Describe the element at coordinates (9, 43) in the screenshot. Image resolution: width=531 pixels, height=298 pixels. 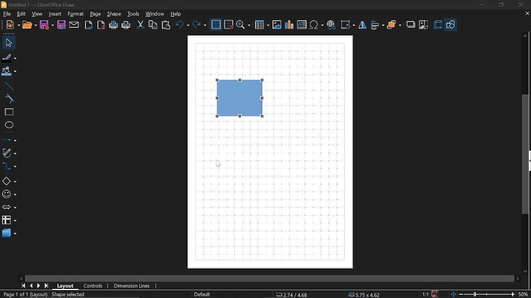
I see `Select` at that location.